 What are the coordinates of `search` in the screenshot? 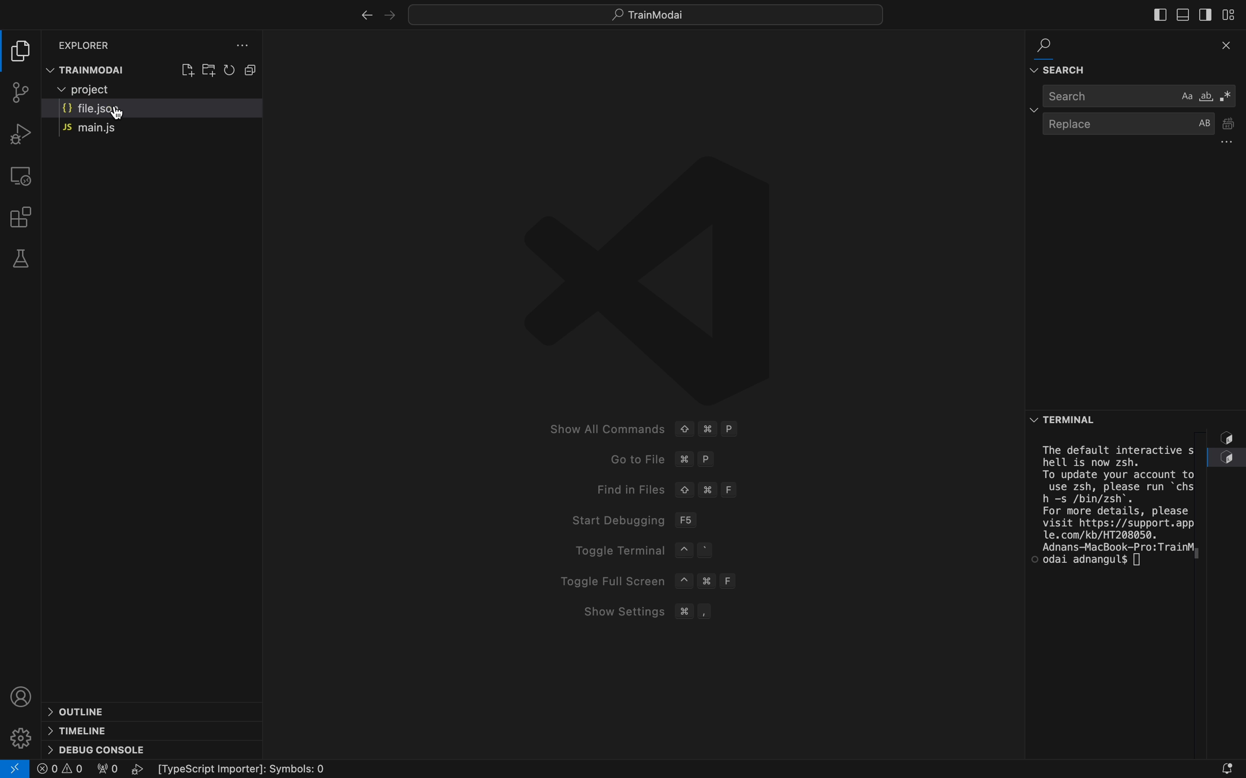 It's located at (1140, 96).